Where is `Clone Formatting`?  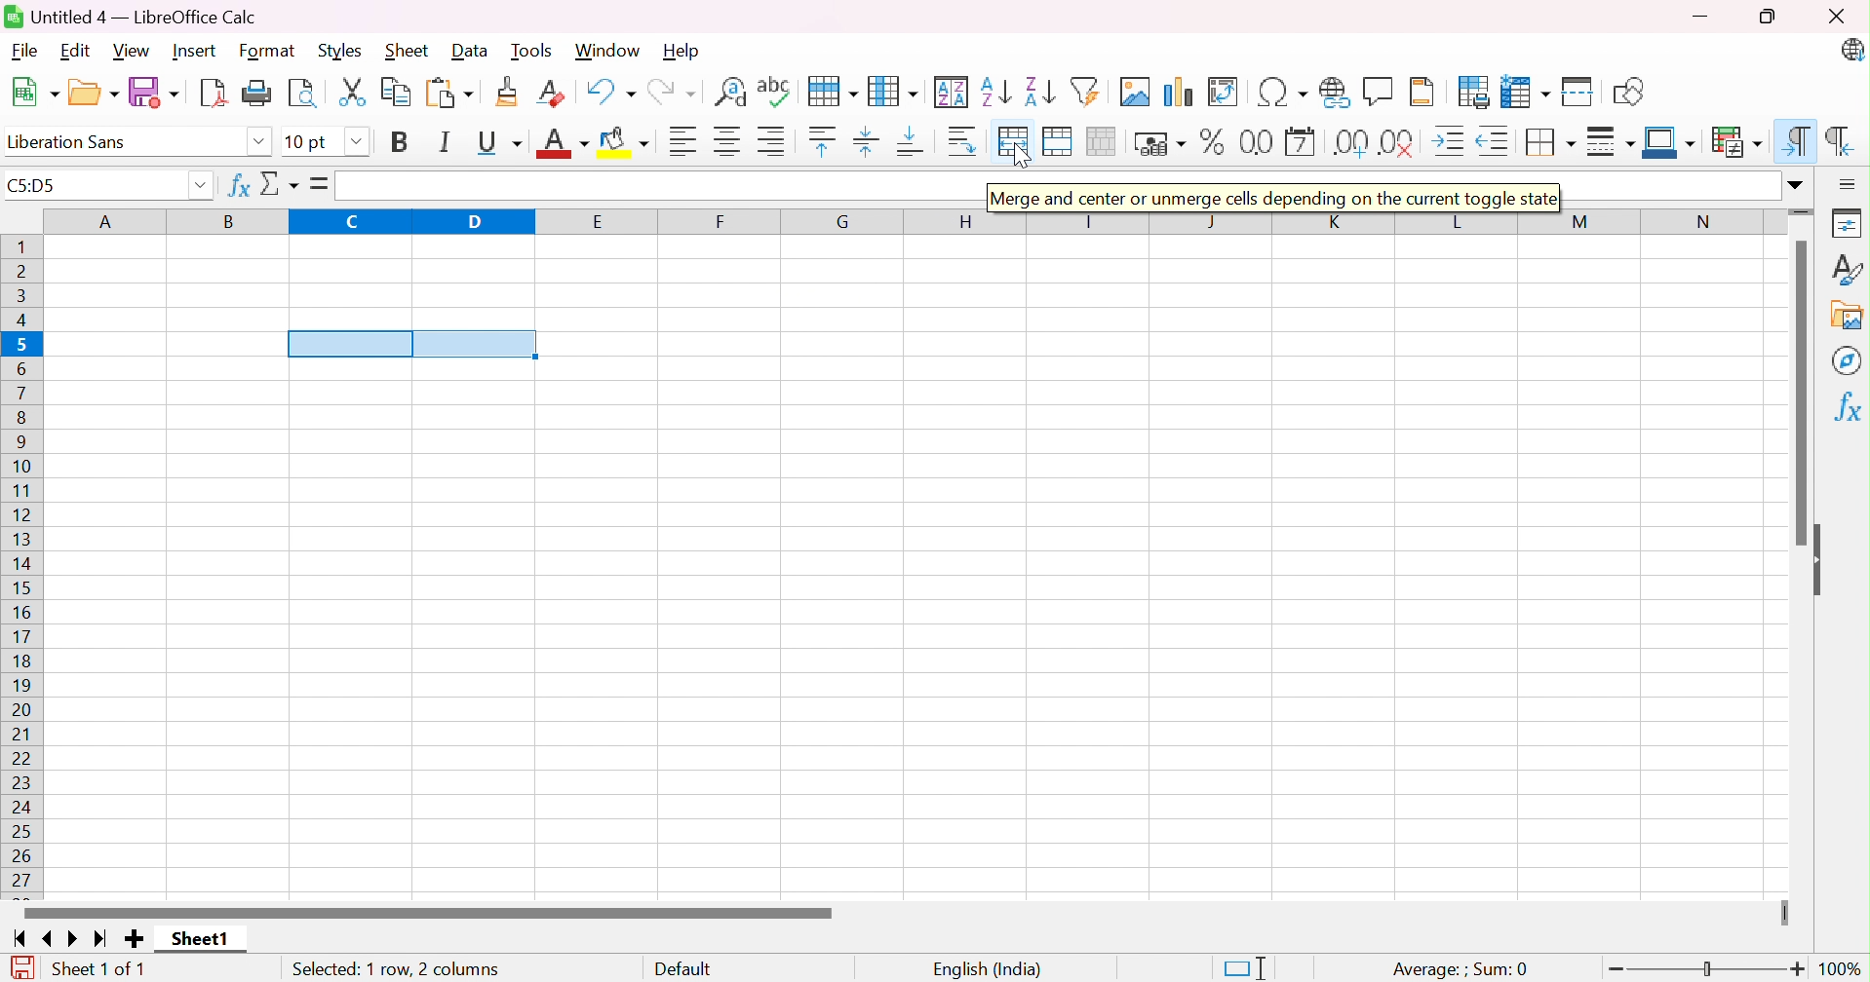
Clone Formatting is located at coordinates (509, 92).